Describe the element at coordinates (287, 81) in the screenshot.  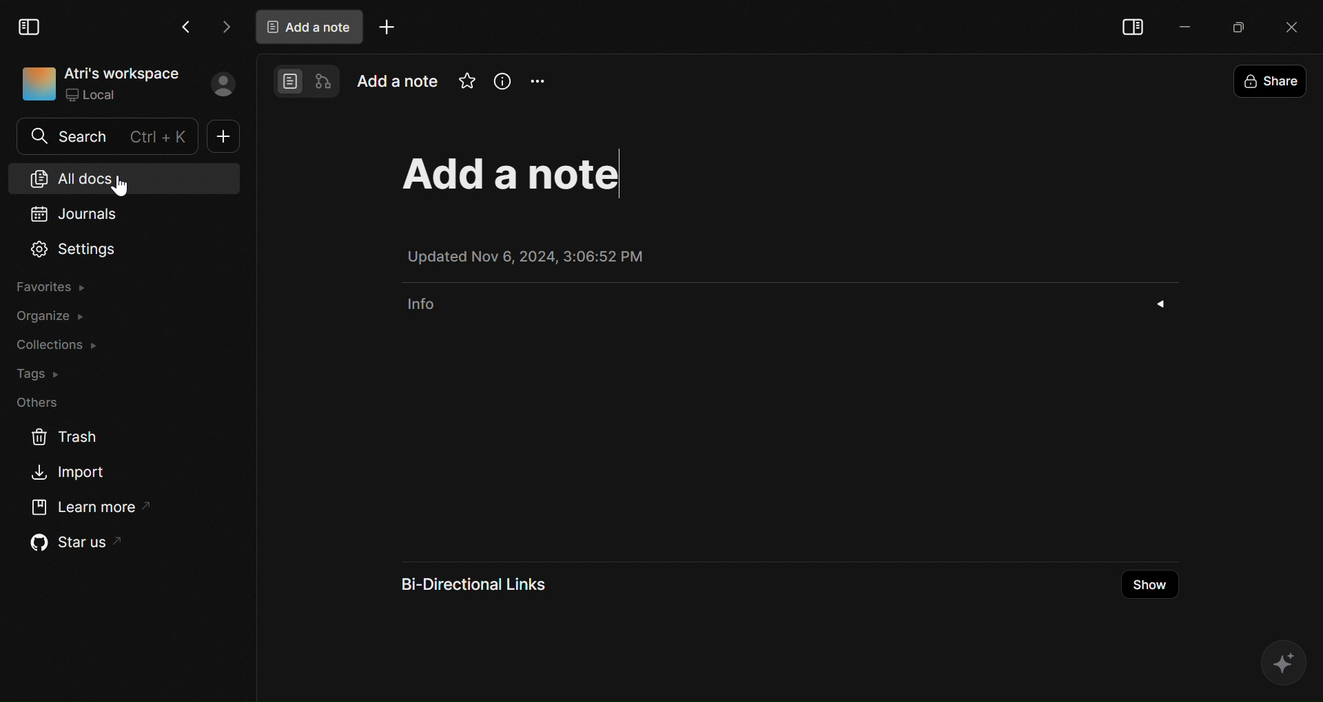
I see `Page mode` at that location.